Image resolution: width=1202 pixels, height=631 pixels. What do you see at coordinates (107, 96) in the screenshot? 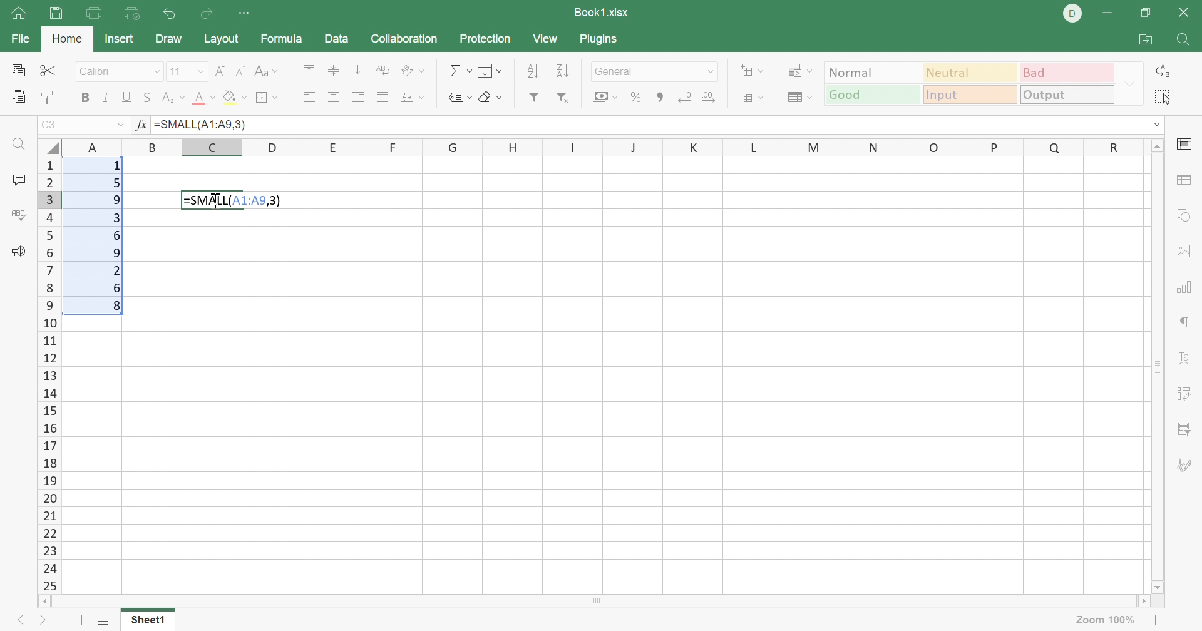
I see `Italic` at bounding box center [107, 96].